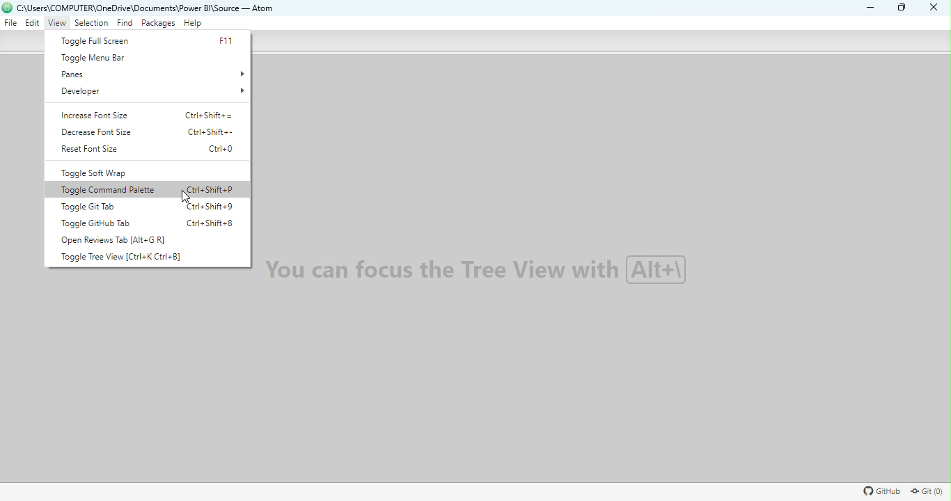  Describe the element at coordinates (194, 24) in the screenshot. I see `Help` at that location.